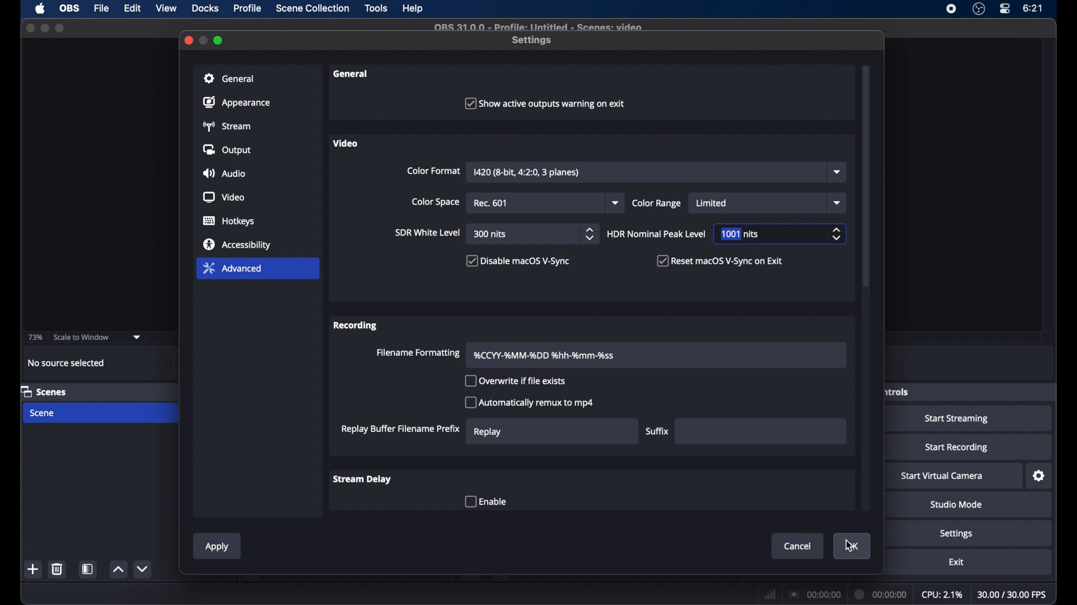 The width and height of the screenshot is (1077, 605). I want to click on time, so click(1033, 8).